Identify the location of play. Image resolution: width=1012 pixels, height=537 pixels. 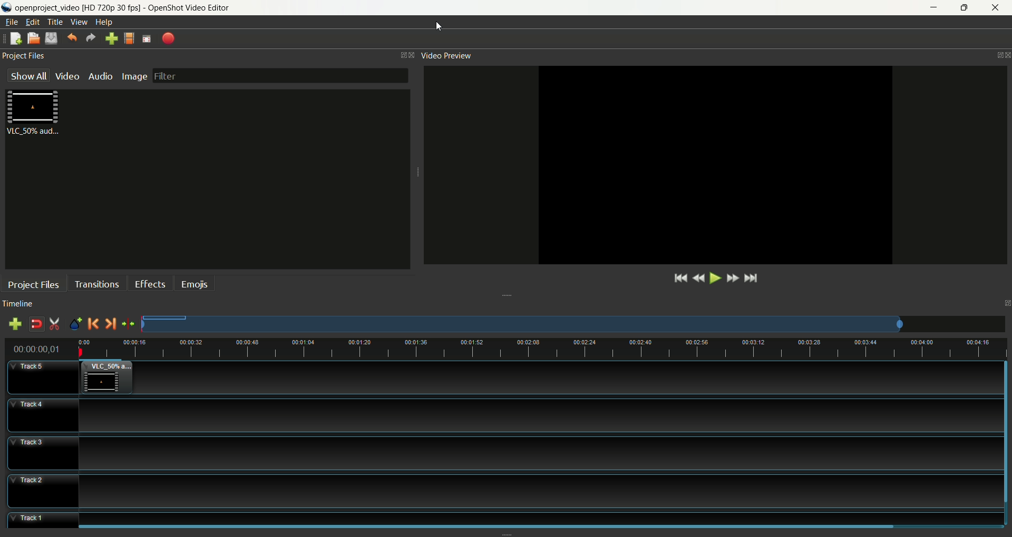
(713, 279).